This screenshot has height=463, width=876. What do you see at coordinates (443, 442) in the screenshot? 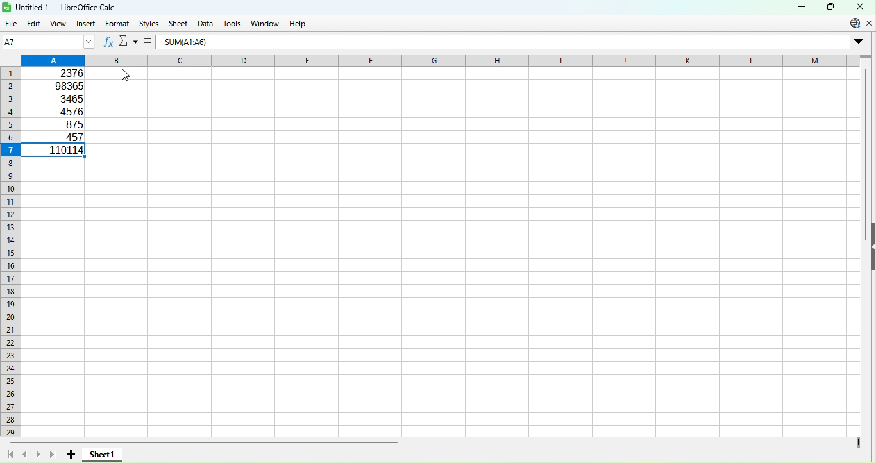
I see `Horizontal scroll bar` at bounding box center [443, 442].